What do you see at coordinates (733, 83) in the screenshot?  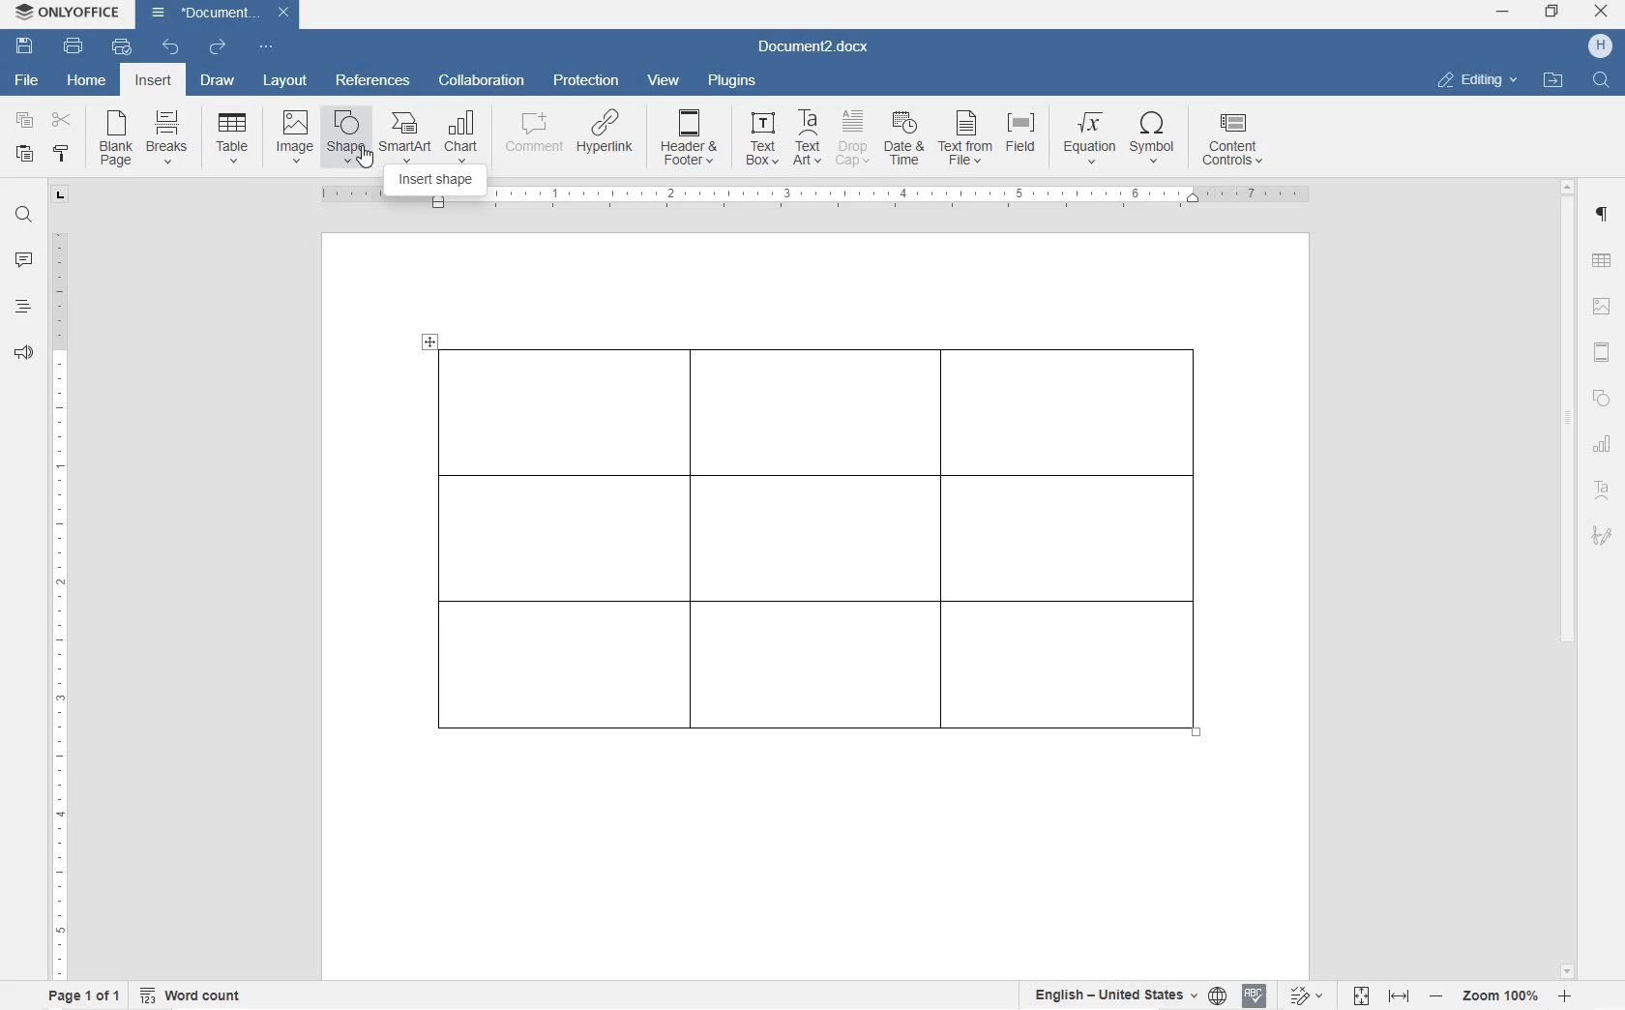 I see `plugins` at bounding box center [733, 83].